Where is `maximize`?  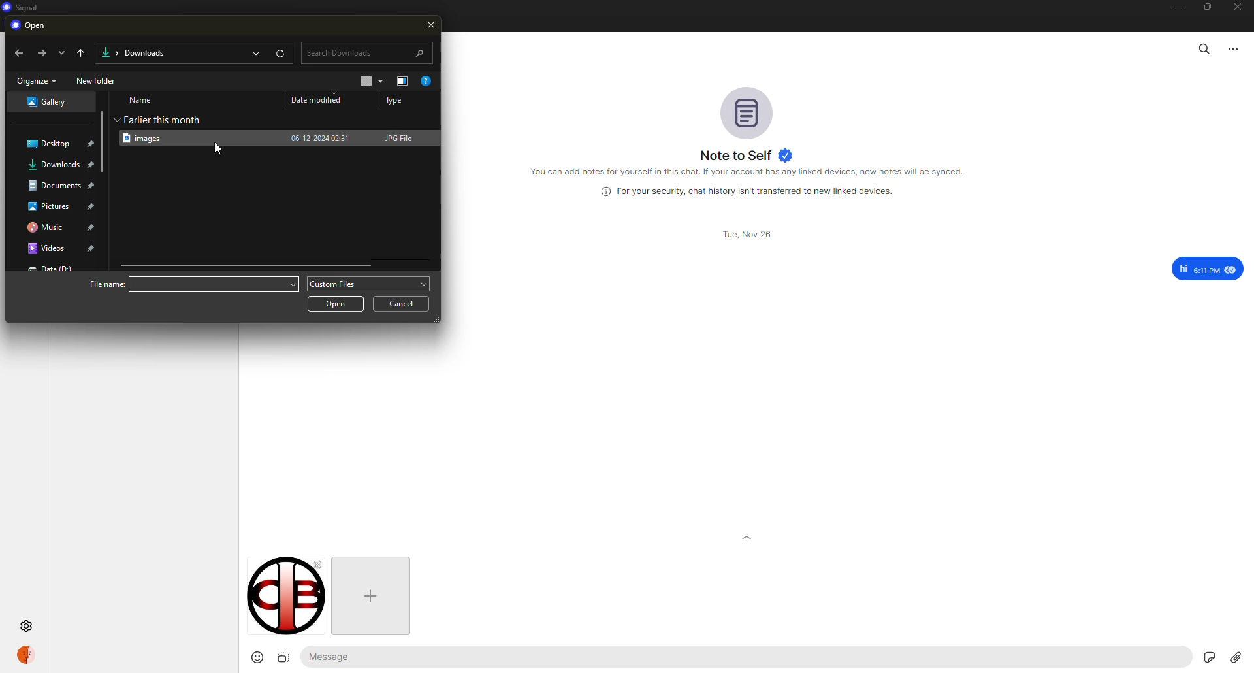 maximize is located at coordinates (1208, 10).